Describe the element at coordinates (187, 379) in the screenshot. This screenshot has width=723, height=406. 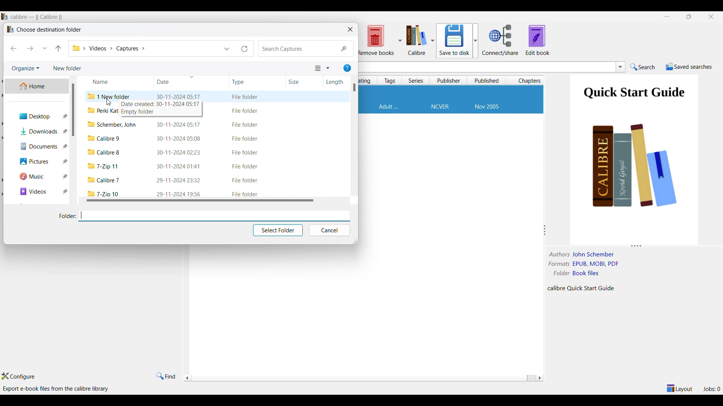
I see `scroll right` at that location.